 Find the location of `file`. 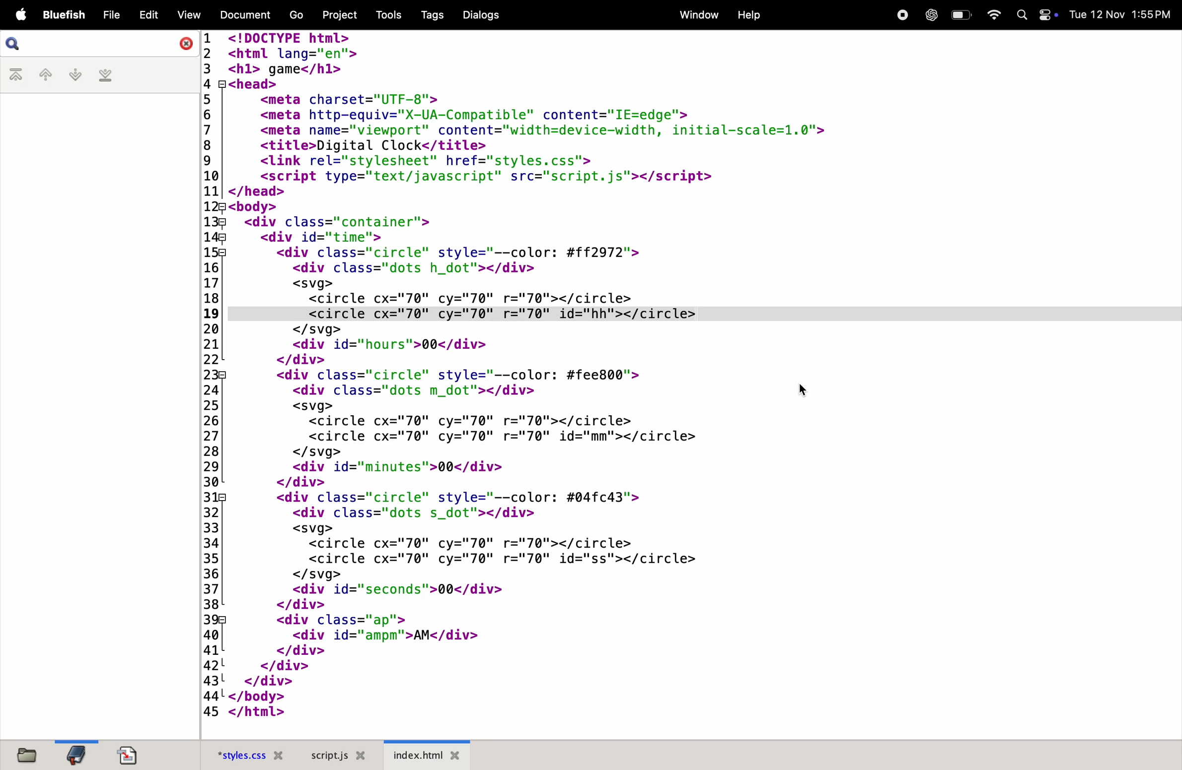

file is located at coordinates (110, 12).